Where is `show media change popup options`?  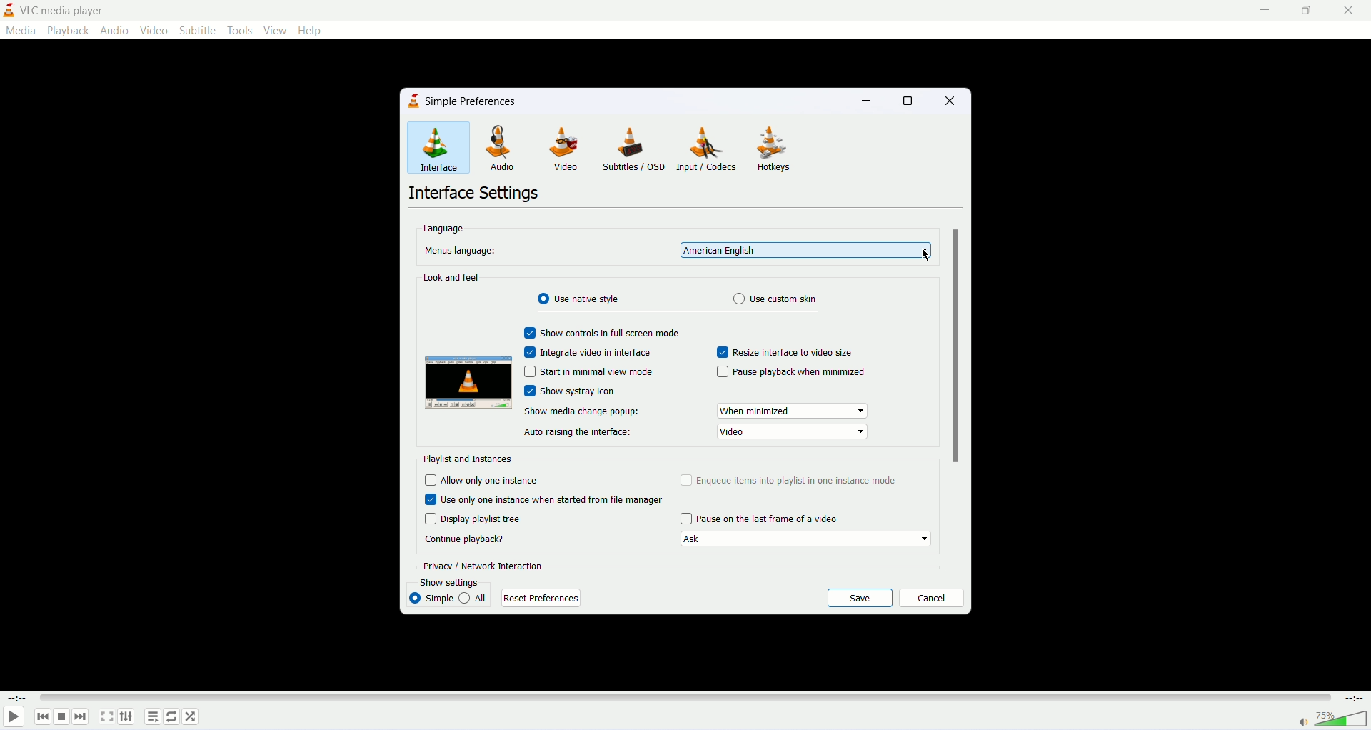
show media change popup options is located at coordinates (792, 411).